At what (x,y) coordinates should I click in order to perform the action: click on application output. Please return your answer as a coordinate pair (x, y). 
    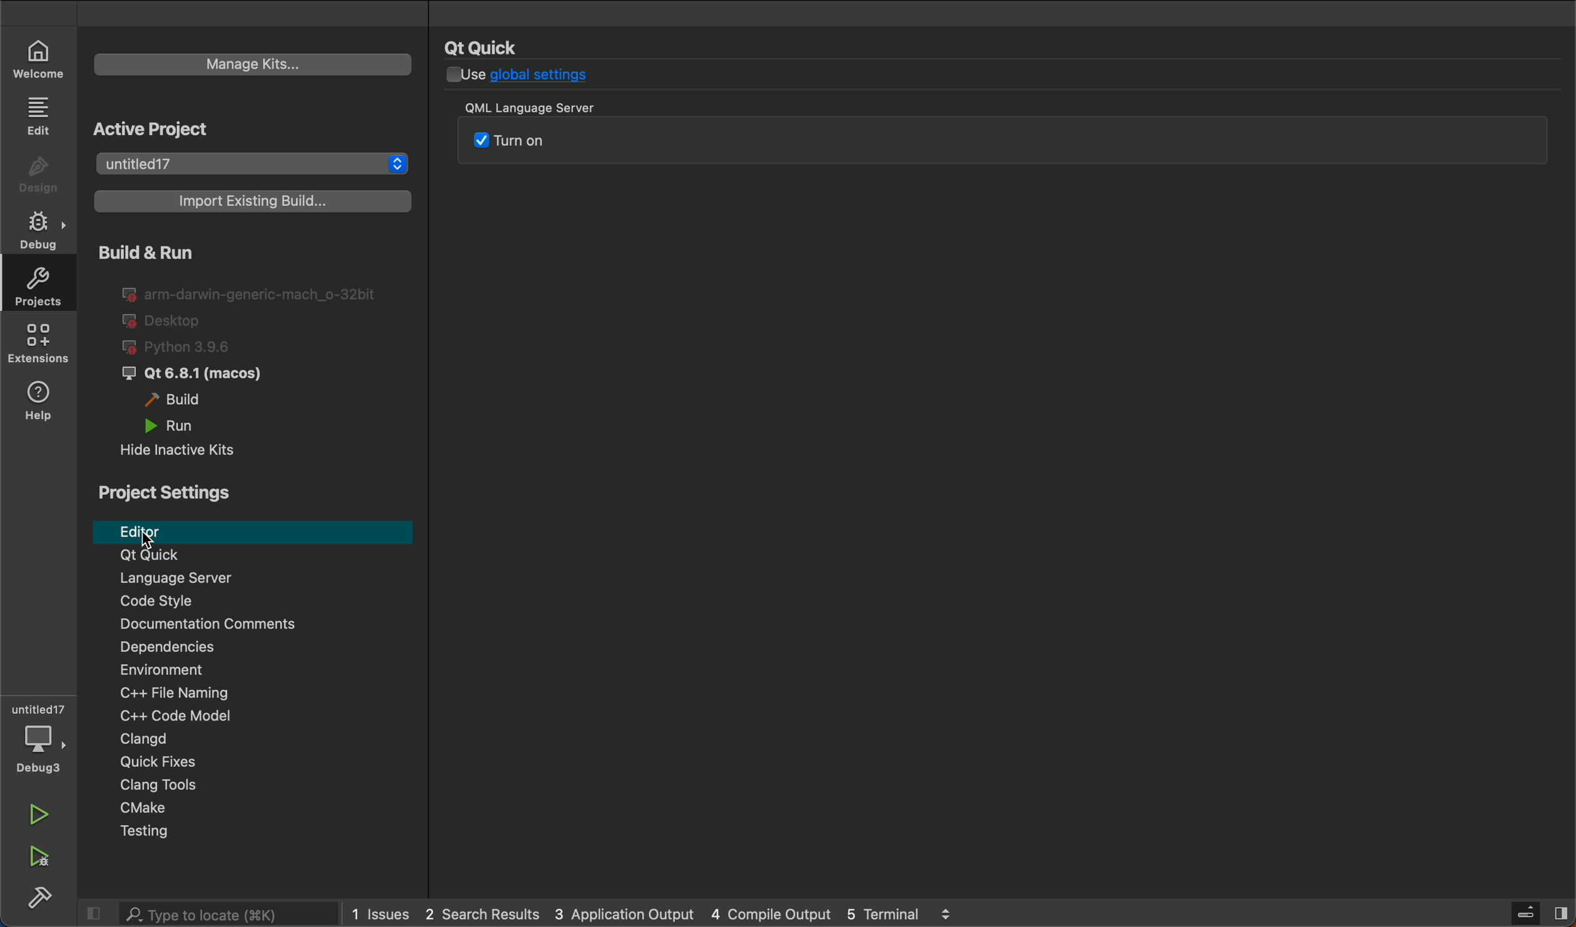
    Looking at the image, I should click on (624, 915).